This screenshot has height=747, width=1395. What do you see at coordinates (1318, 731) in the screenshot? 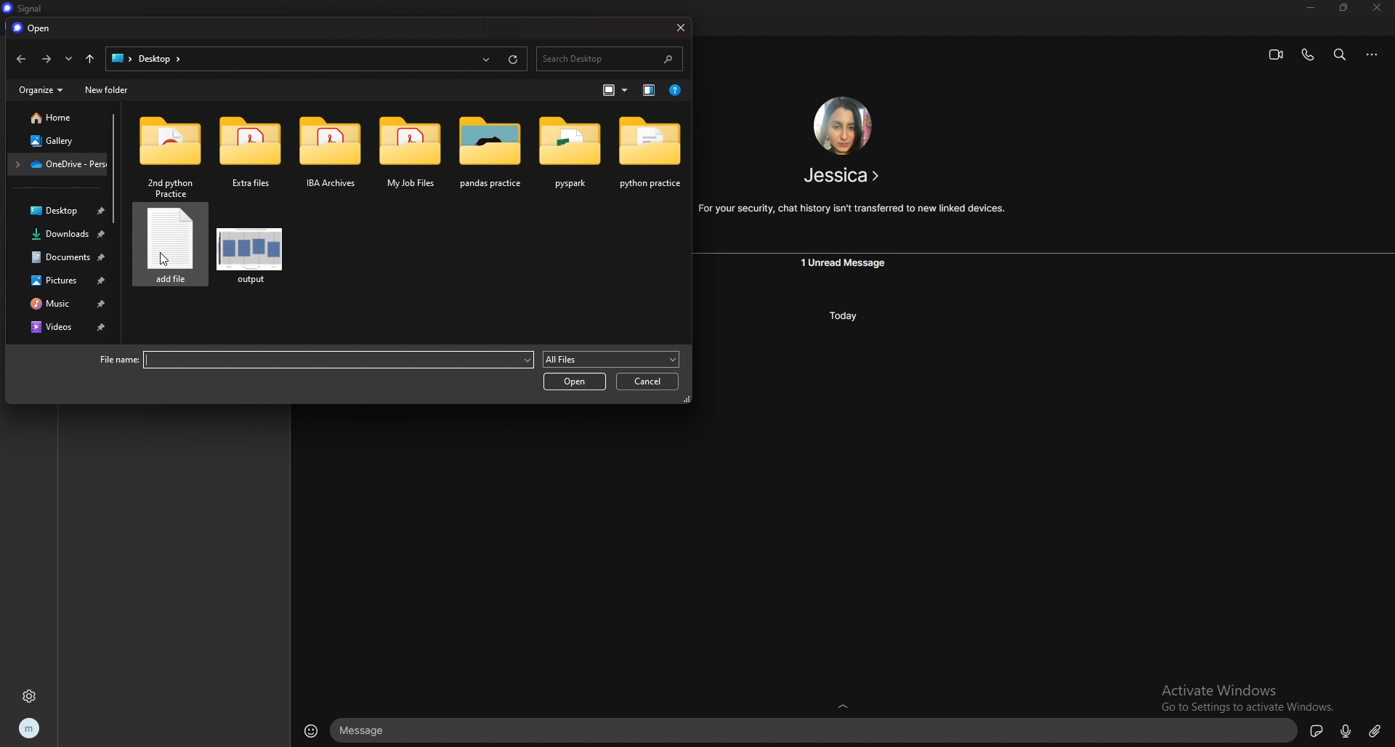
I see `sticker` at bounding box center [1318, 731].